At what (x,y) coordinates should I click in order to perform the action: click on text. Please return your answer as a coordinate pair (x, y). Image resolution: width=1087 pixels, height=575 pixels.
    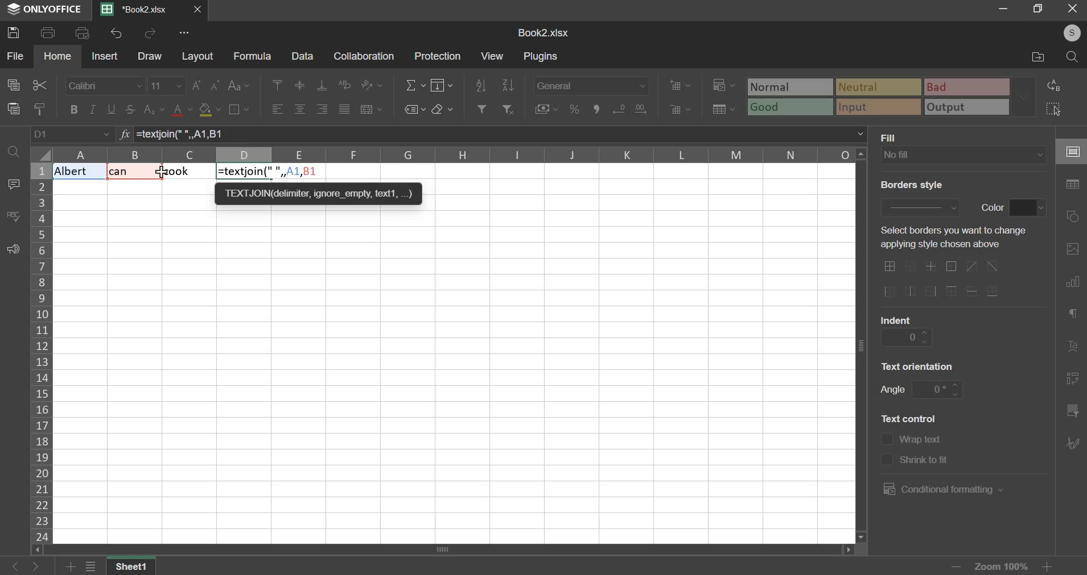
    Looking at the image, I should click on (910, 185).